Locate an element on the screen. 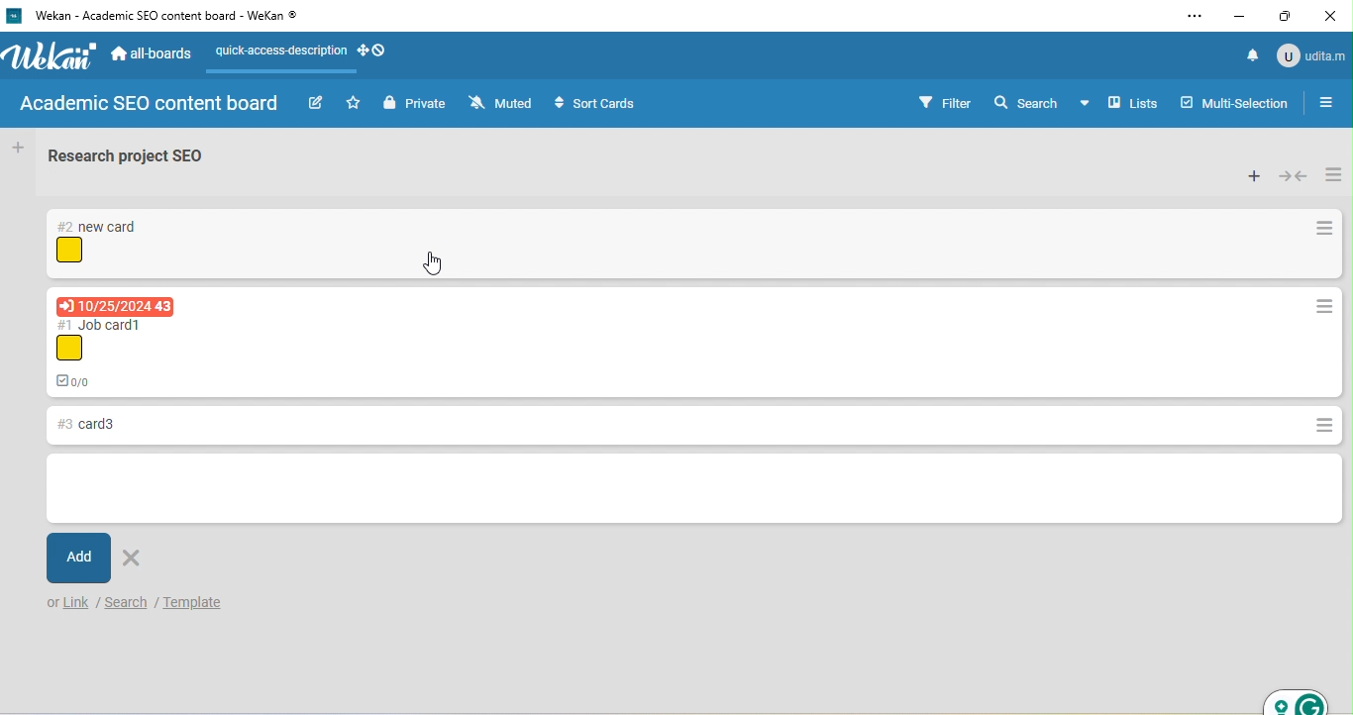  or is located at coordinates (51, 604).